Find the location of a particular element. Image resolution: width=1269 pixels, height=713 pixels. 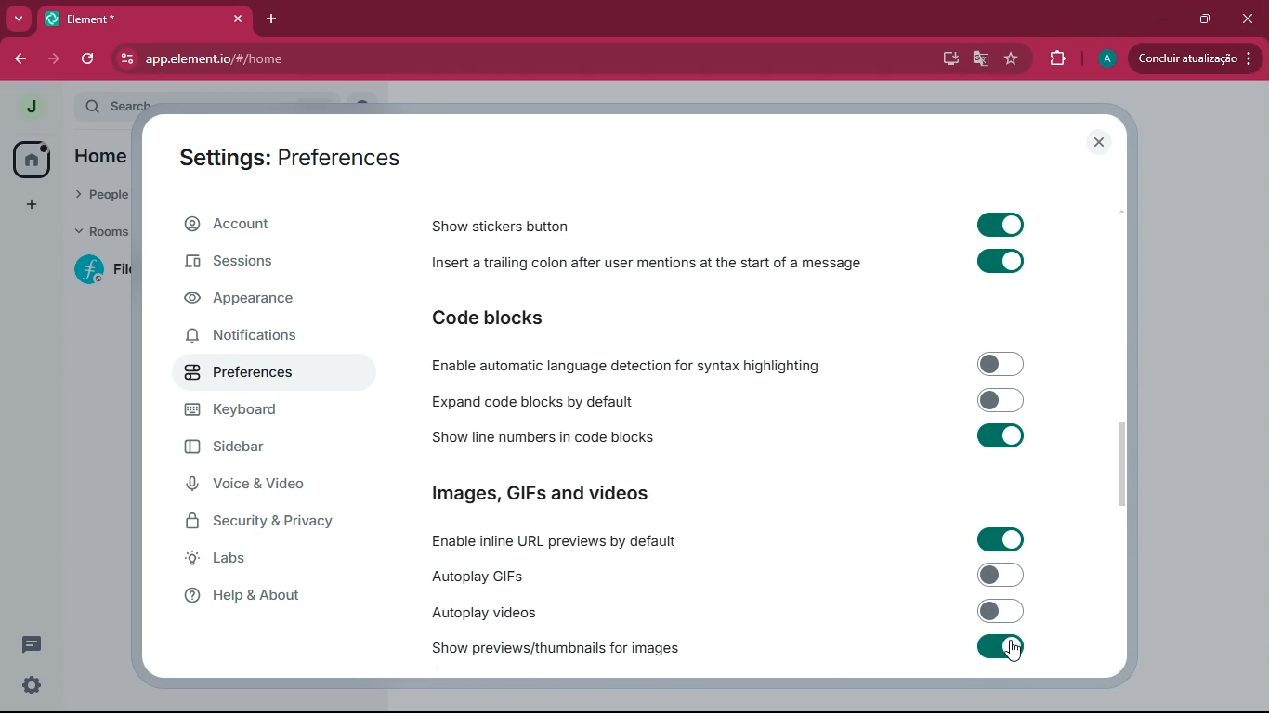

minimize is located at coordinates (1159, 19).